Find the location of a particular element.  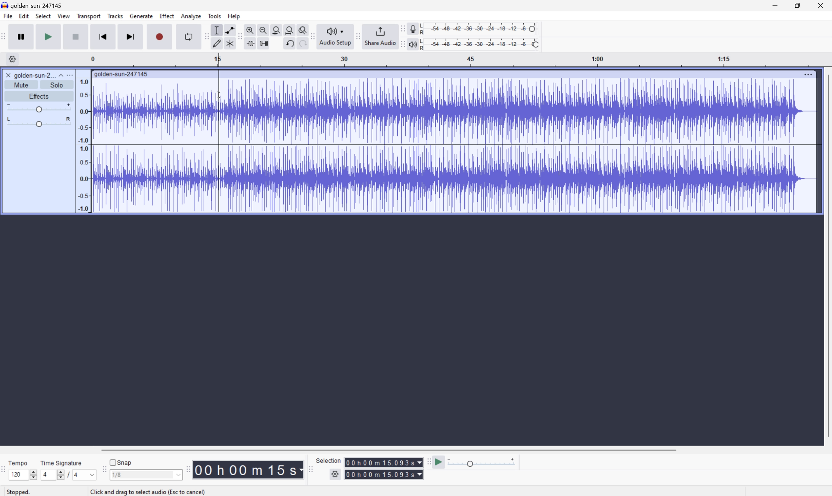

Multi tool is located at coordinates (231, 42).